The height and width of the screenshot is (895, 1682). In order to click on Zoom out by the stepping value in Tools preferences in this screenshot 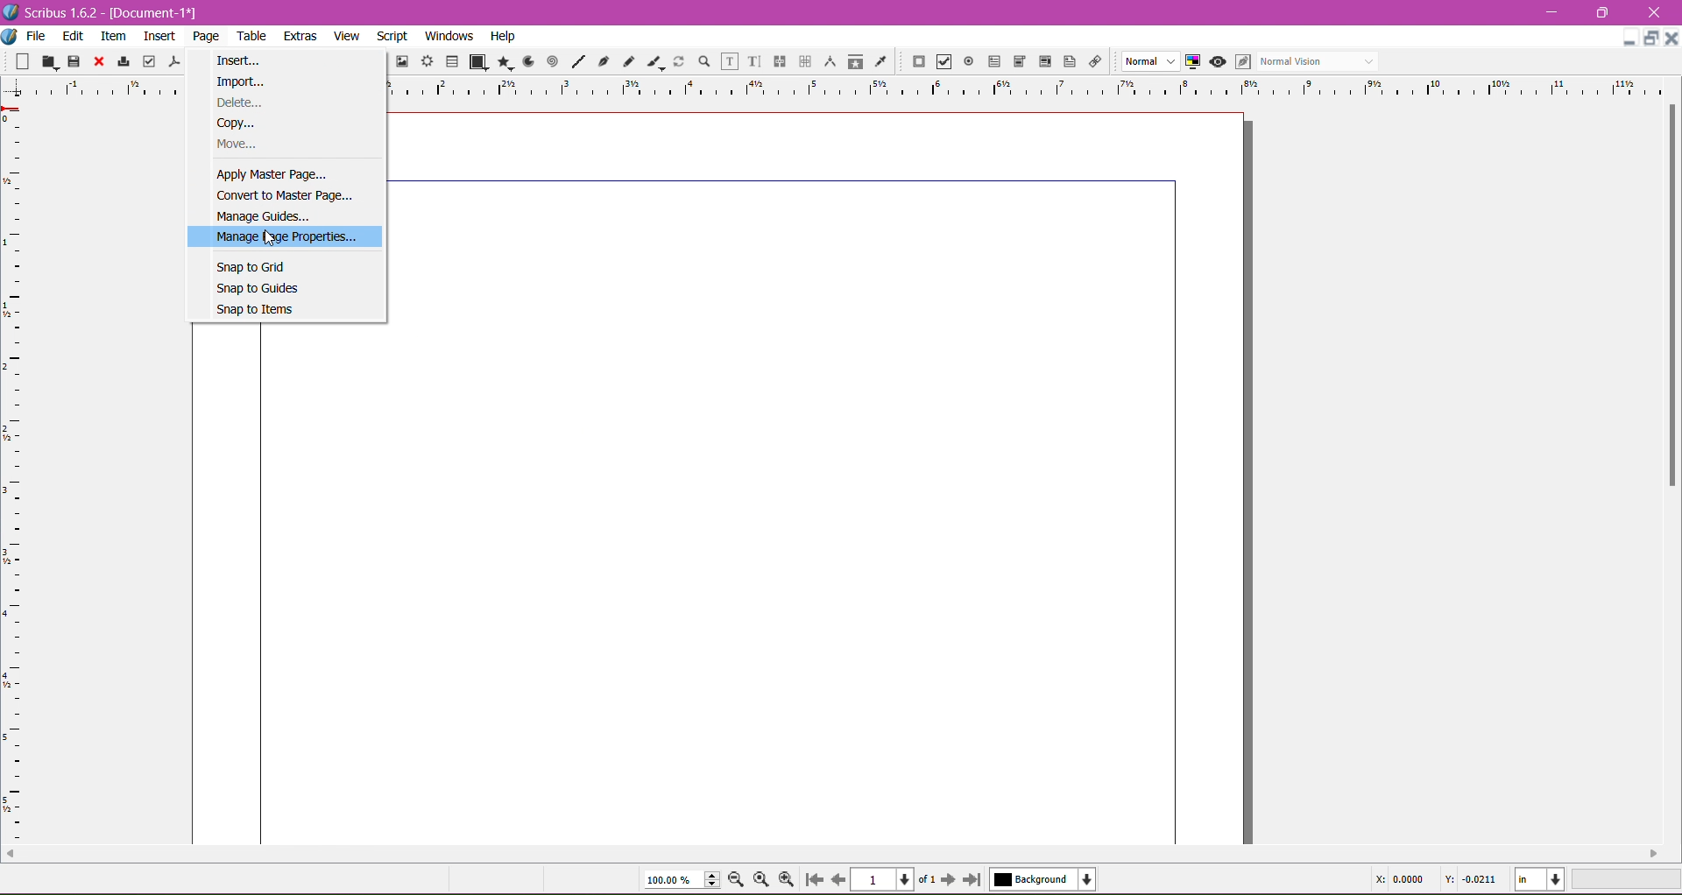, I will do `click(737, 880)`.